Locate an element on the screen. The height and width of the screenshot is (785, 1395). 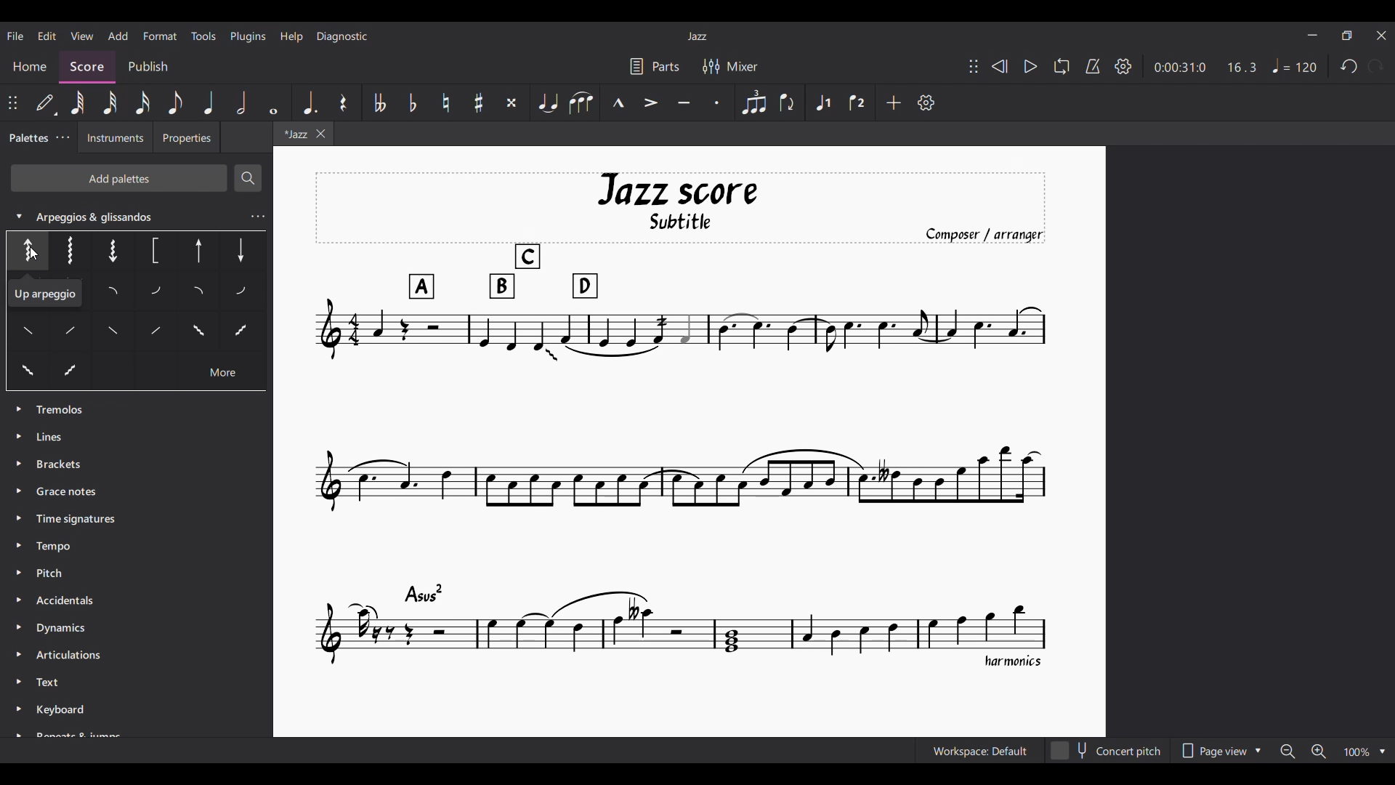
Pitch is located at coordinates (57, 573).